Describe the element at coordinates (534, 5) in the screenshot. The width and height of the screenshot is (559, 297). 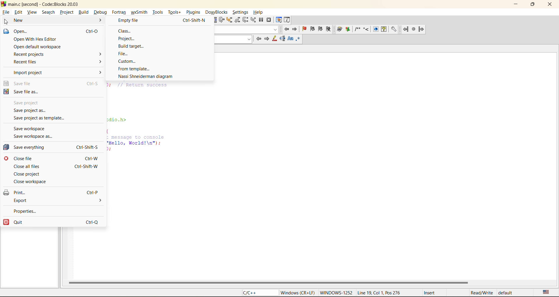
I see `maximize` at that location.